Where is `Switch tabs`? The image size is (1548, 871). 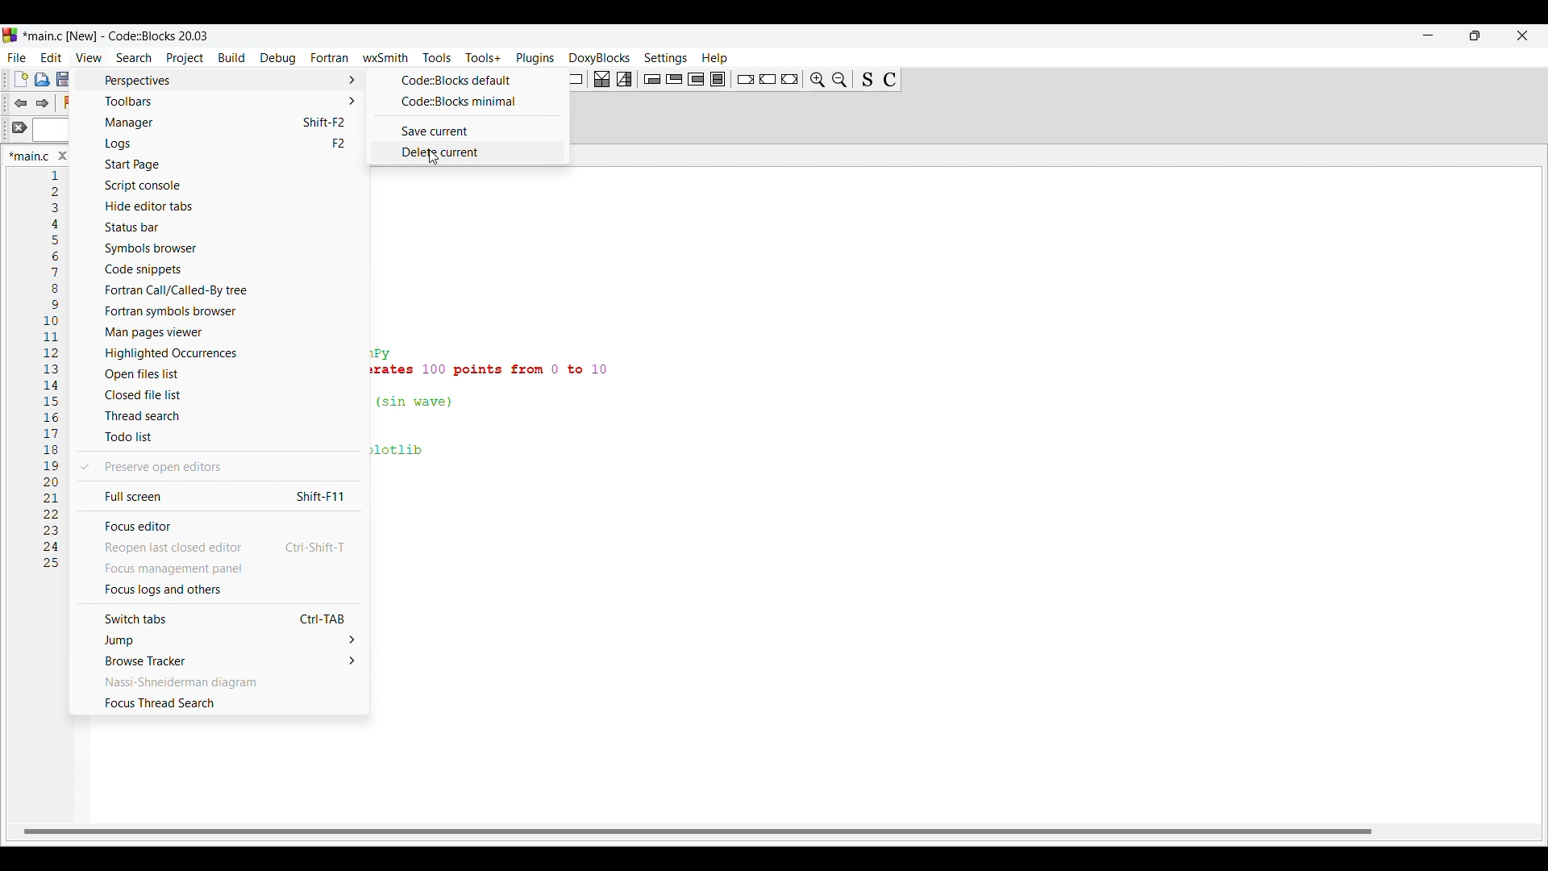 Switch tabs is located at coordinates (217, 618).